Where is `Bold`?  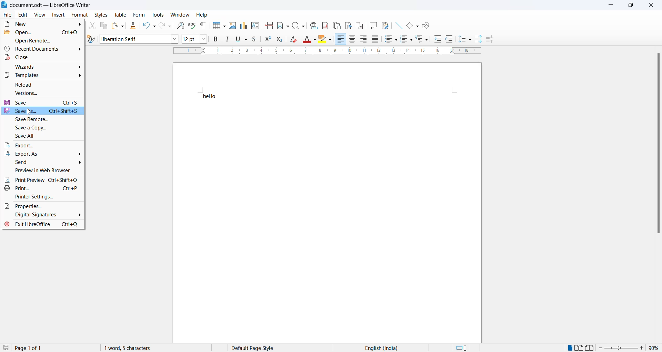
Bold is located at coordinates (215, 40).